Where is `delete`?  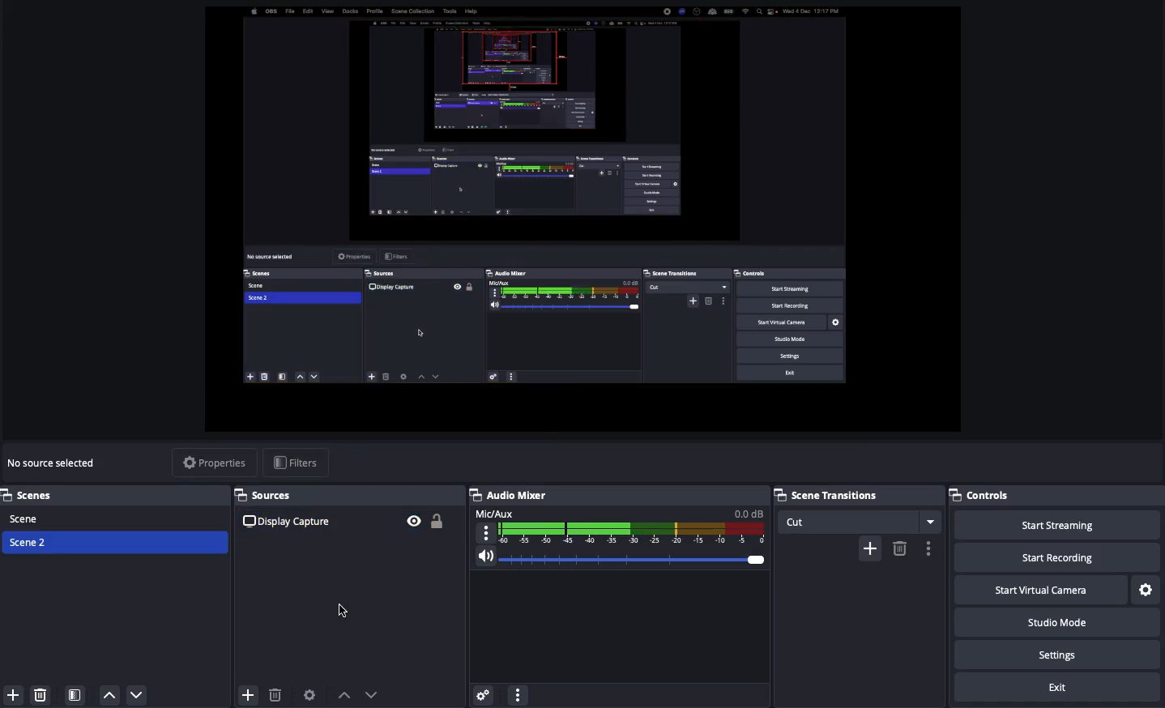
delete is located at coordinates (899, 548).